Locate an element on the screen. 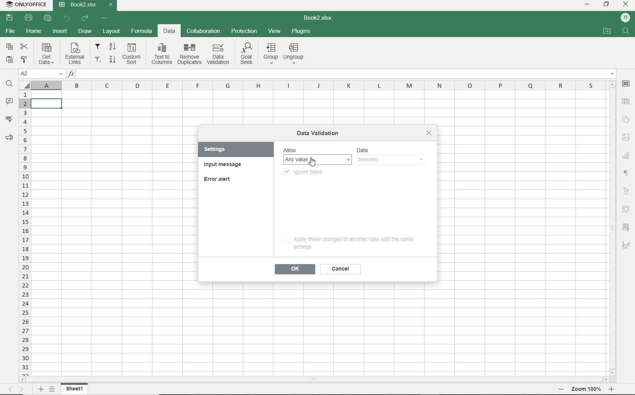 The image size is (635, 395). text to columns is located at coordinates (162, 53).